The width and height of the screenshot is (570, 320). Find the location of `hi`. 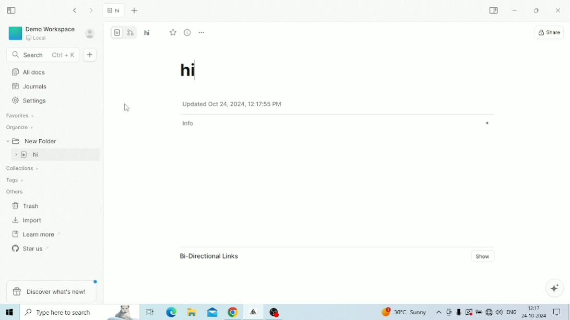

hi is located at coordinates (114, 11).